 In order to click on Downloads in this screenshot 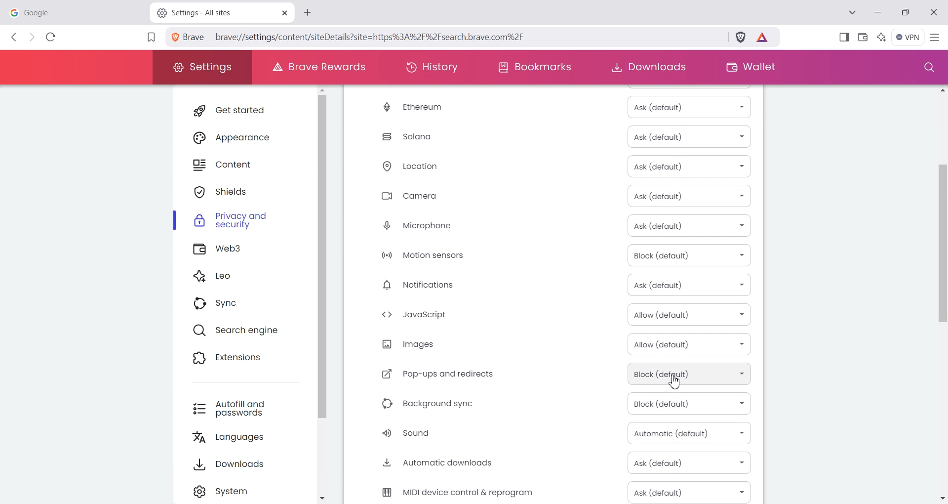, I will do `click(648, 67)`.